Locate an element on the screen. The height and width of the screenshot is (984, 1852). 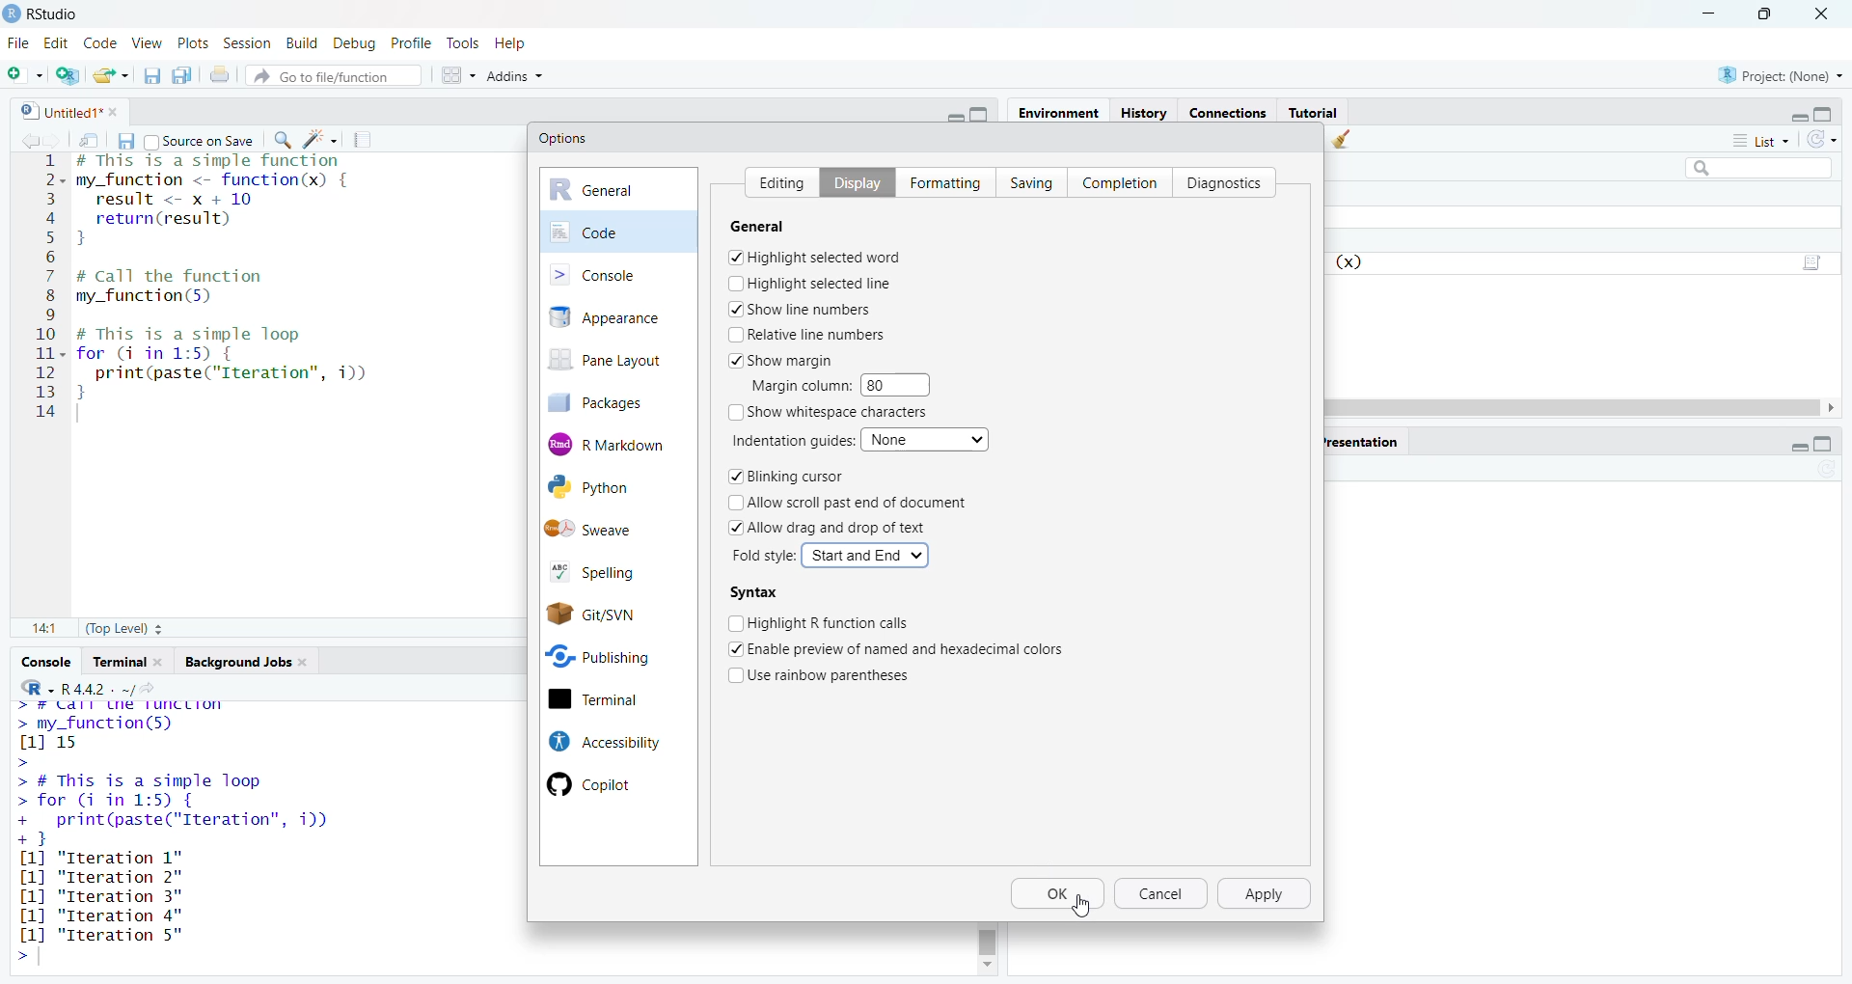
code to call the function is located at coordinates (214, 287).